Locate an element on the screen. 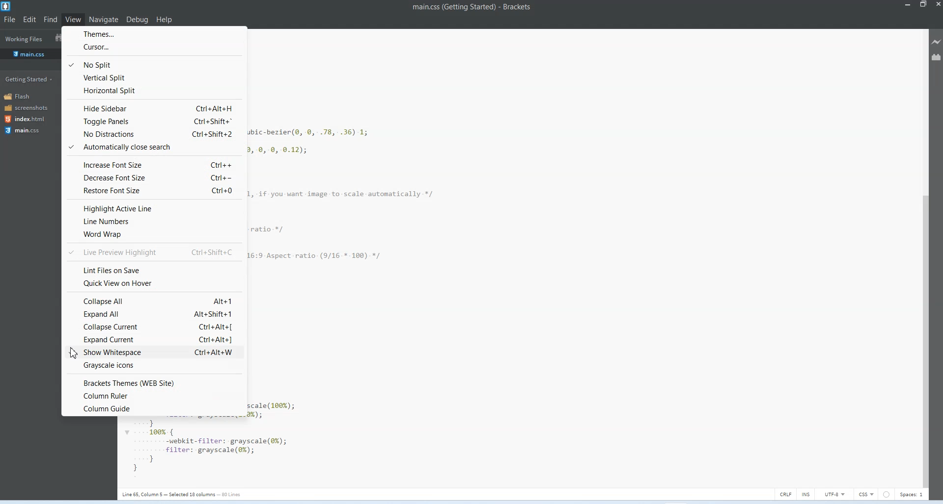 This screenshot has width=943, height=504. Spaces 1 is located at coordinates (914, 494).